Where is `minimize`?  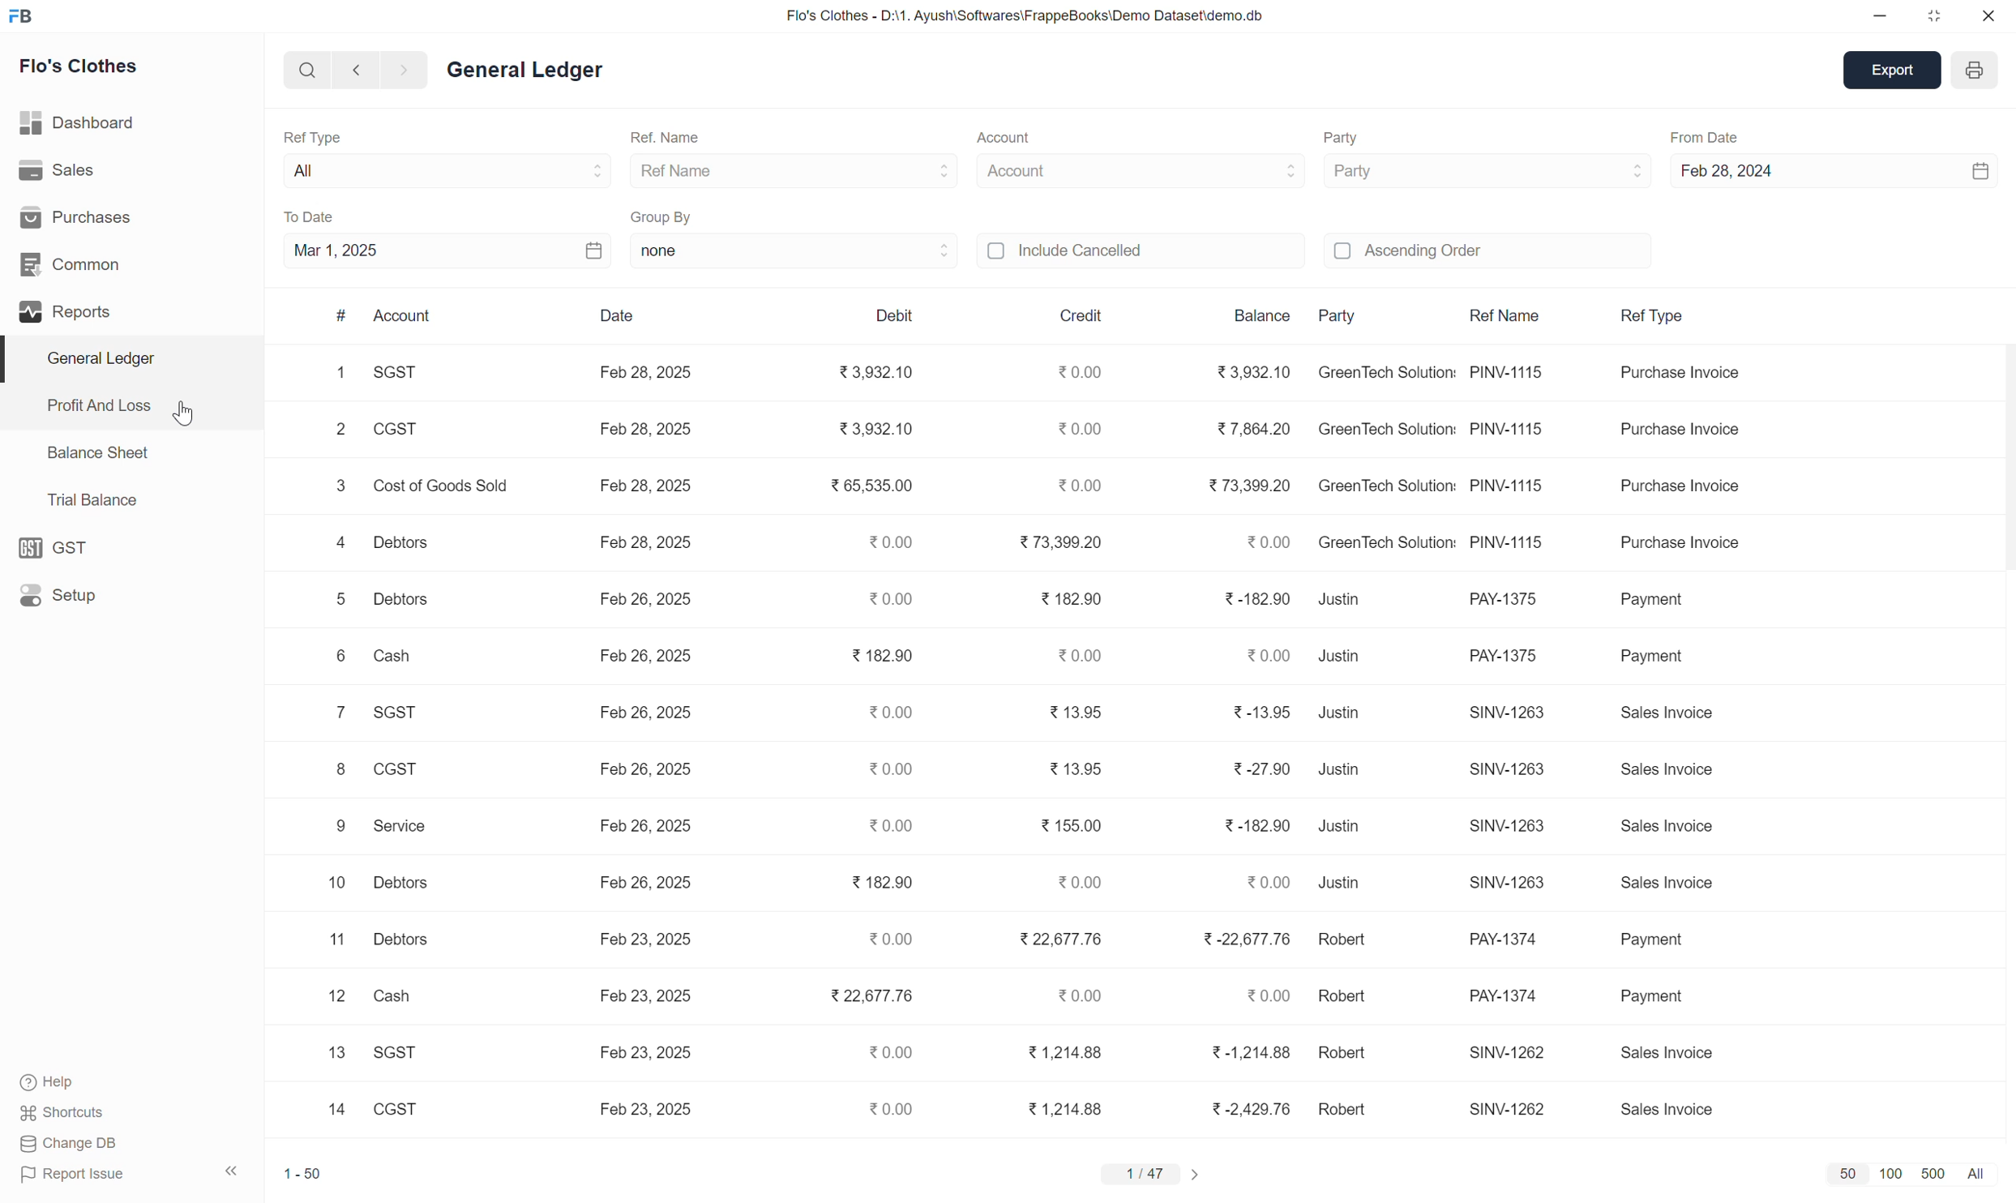 minimize is located at coordinates (1877, 17).